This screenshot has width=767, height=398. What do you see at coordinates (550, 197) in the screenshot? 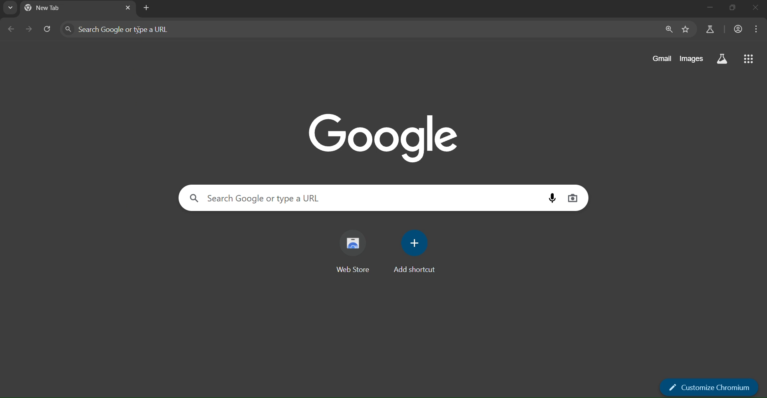
I see `voice search` at bounding box center [550, 197].